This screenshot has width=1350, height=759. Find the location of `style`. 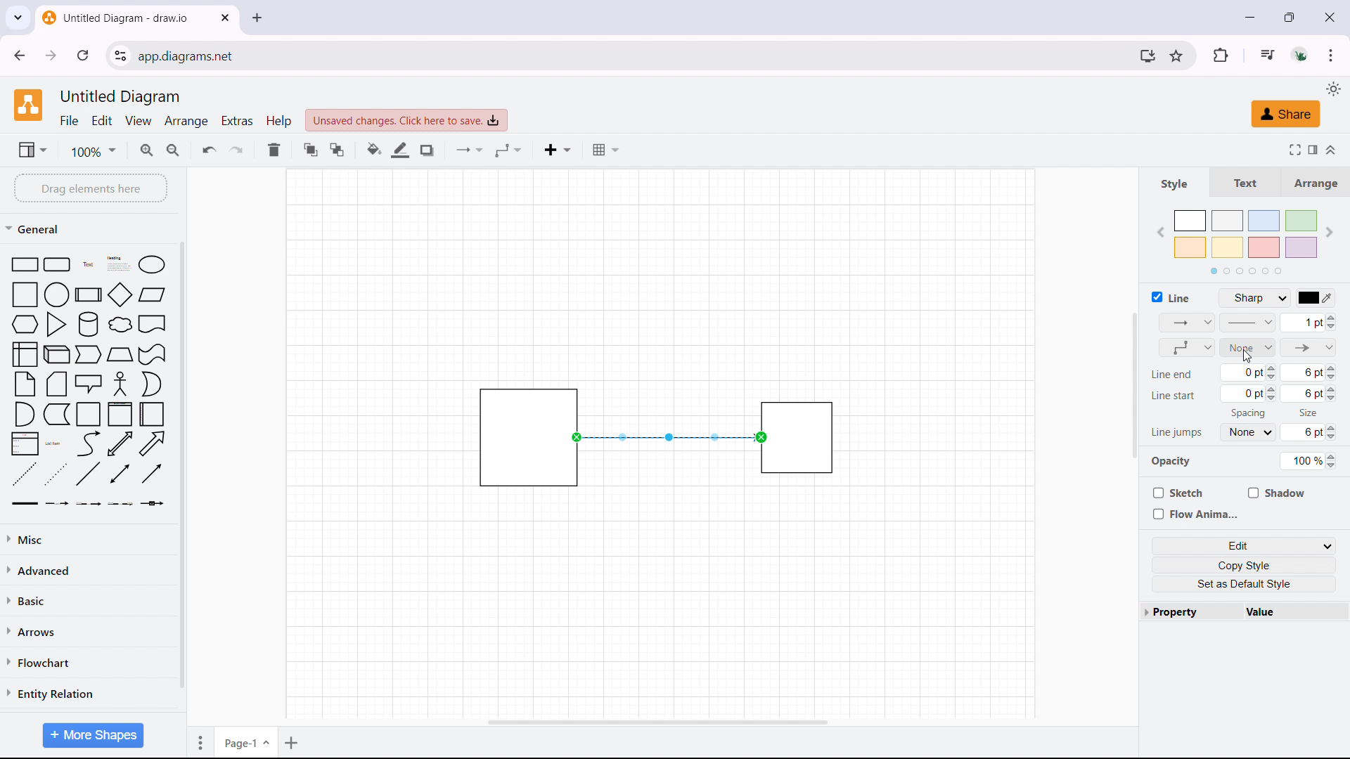

style is located at coordinates (1173, 183).